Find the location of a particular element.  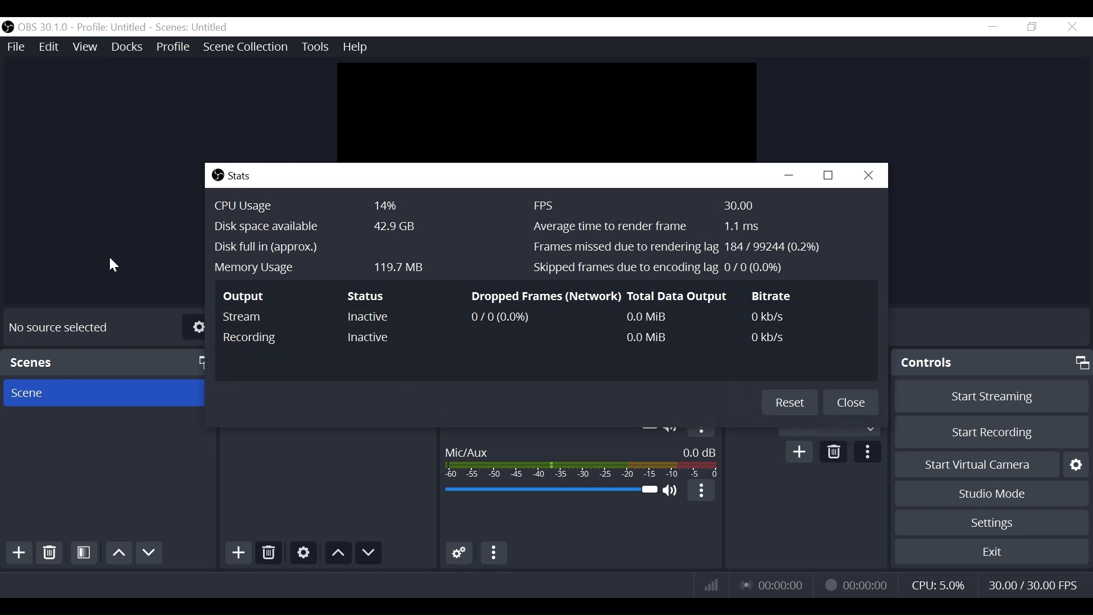

more options is located at coordinates (703, 492).